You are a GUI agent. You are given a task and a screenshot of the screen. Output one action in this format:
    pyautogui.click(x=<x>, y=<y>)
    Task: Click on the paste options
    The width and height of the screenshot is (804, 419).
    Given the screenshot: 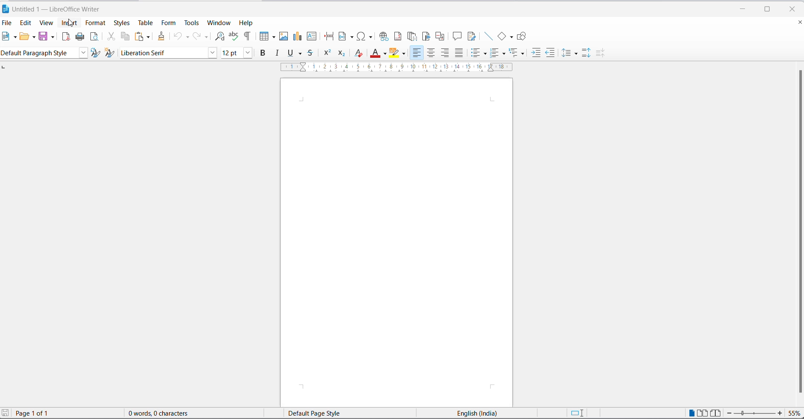 What is the action you would take?
    pyautogui.click(x=139, y=36)
    